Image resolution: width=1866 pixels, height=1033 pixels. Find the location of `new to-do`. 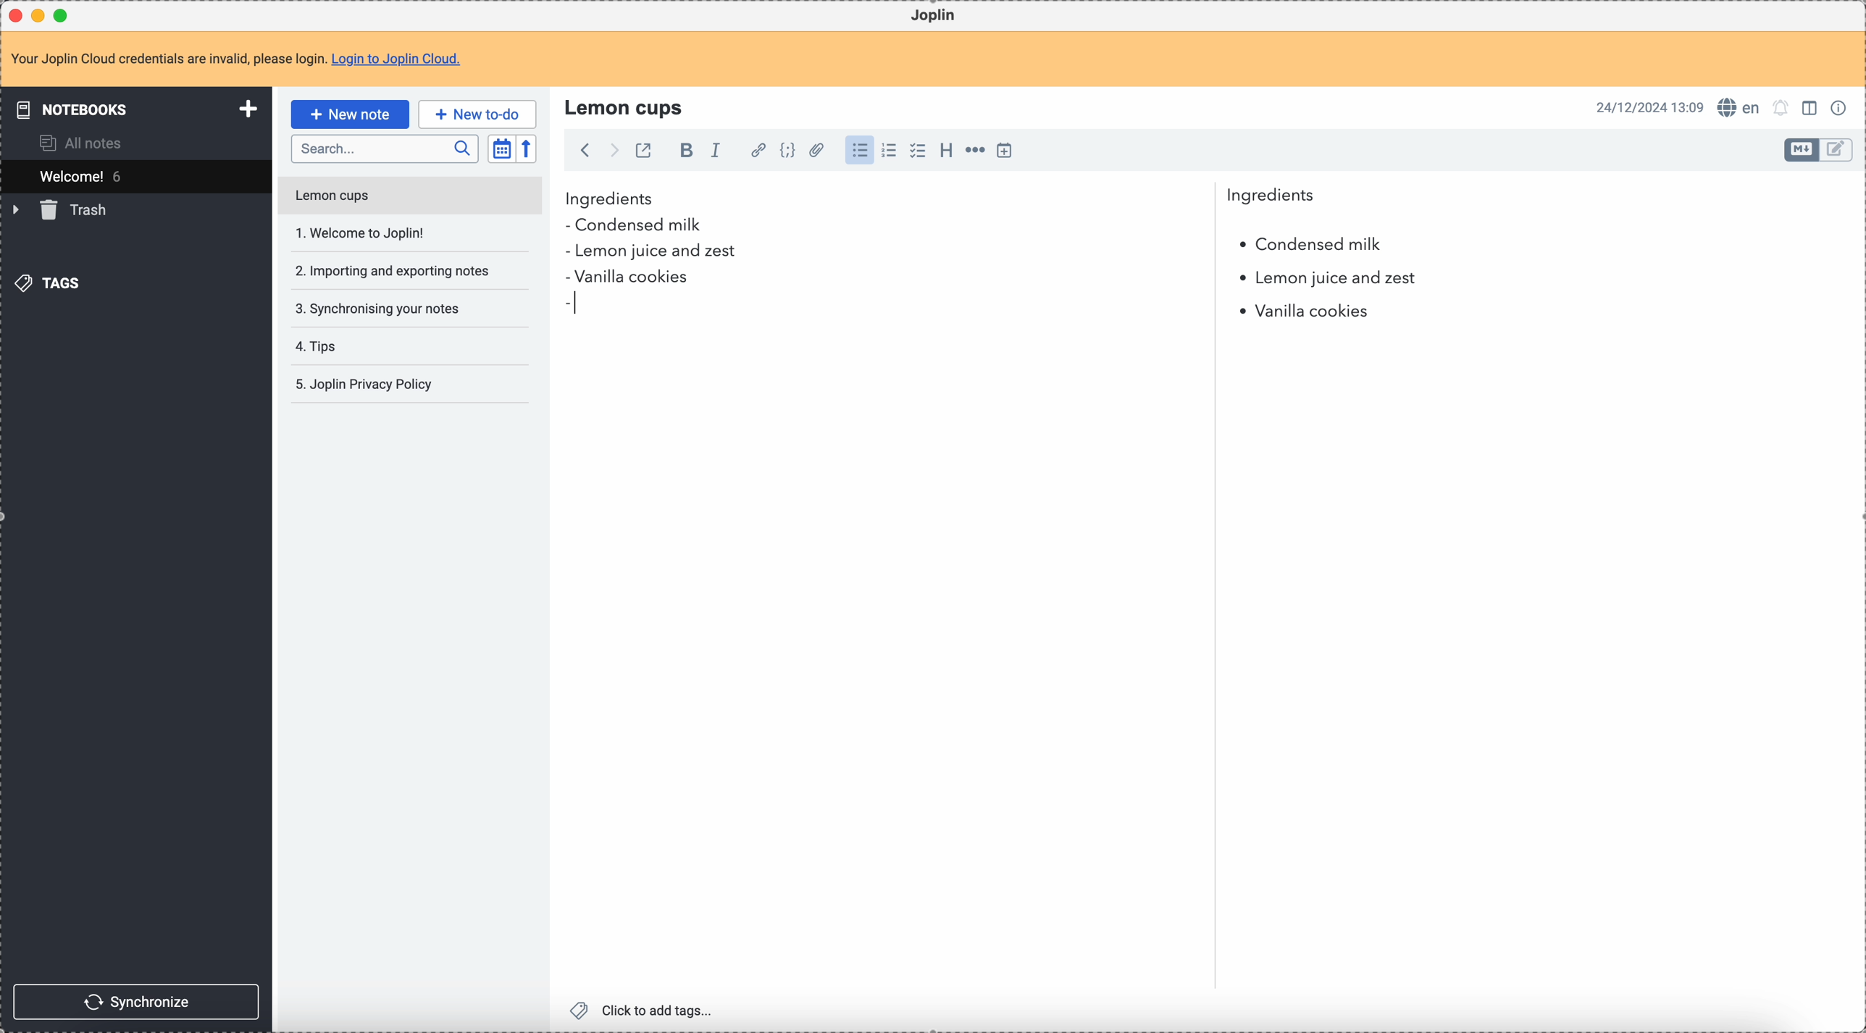

new to-do is located at coordinates (477, 114).